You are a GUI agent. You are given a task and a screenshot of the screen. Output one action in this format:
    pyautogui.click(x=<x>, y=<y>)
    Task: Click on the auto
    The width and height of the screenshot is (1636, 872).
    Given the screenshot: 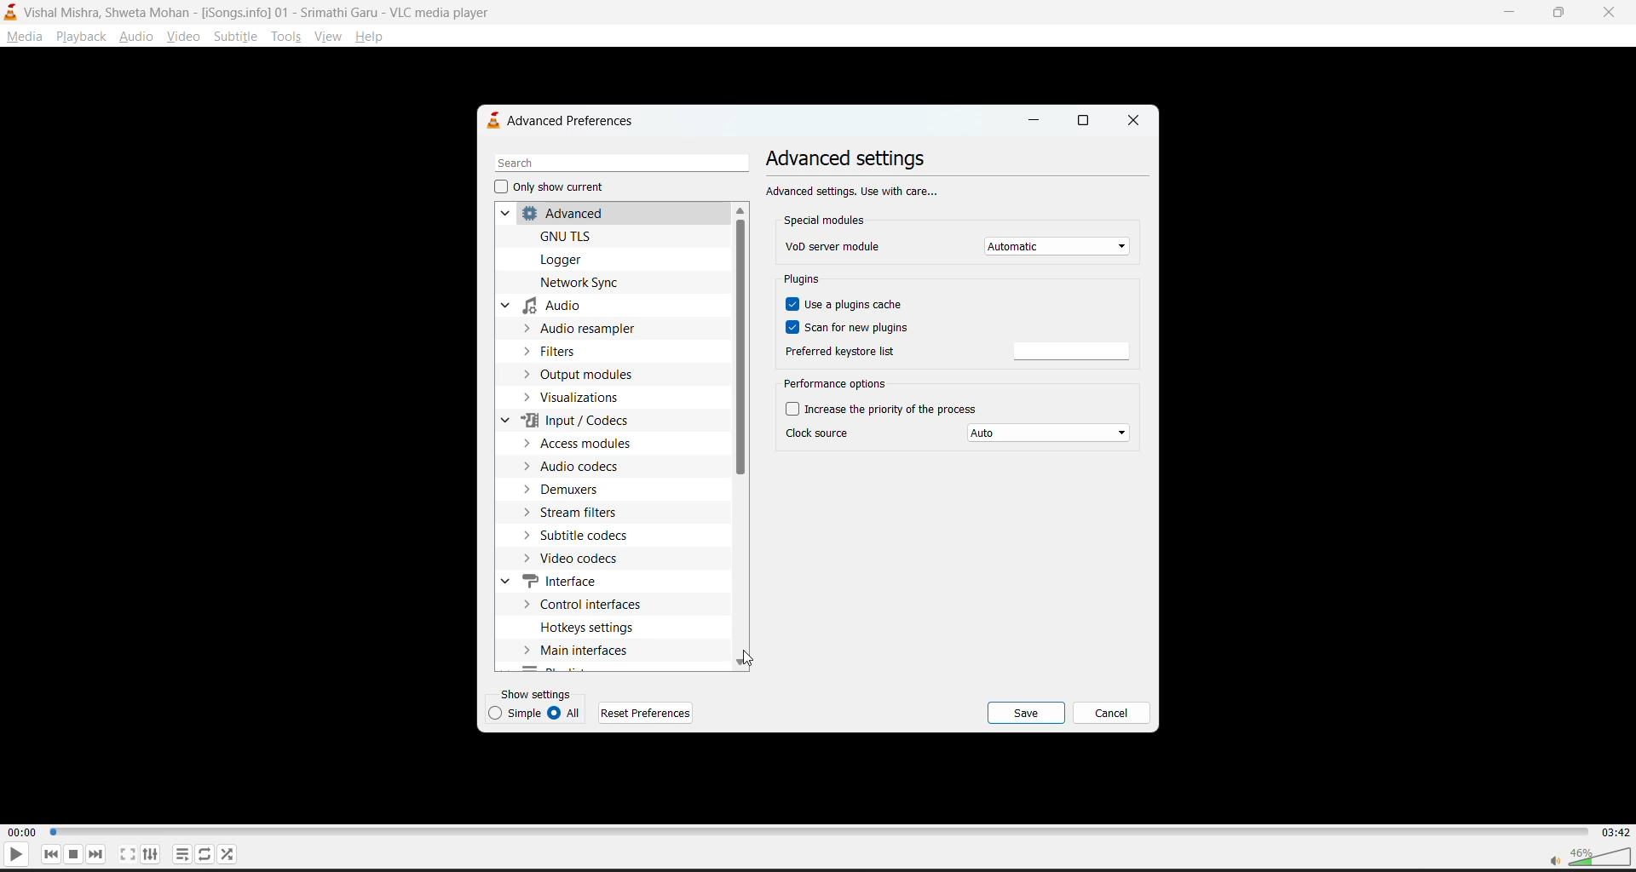 What is the action you would take?
    pyautogui.click(x=1050, y=436)
    